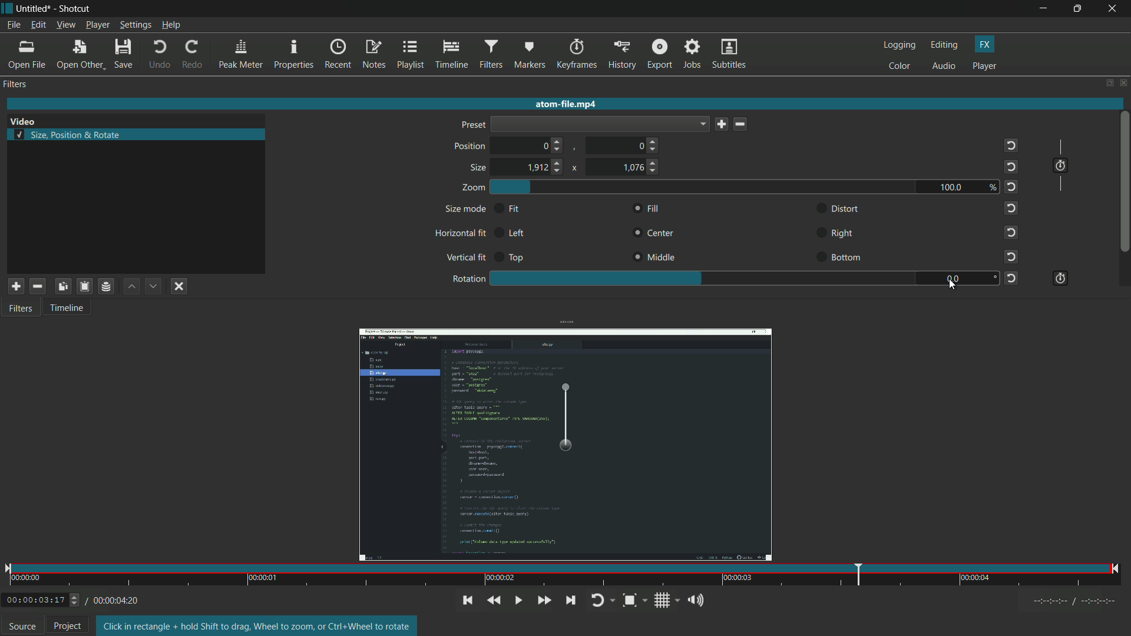  Describe the element at coordinates (950, 186) in the screenshot. I see `100.0` at that location.